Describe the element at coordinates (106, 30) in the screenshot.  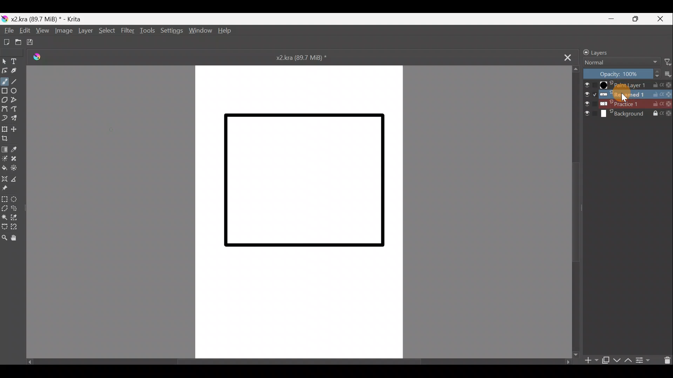
I see `Select` at that location.